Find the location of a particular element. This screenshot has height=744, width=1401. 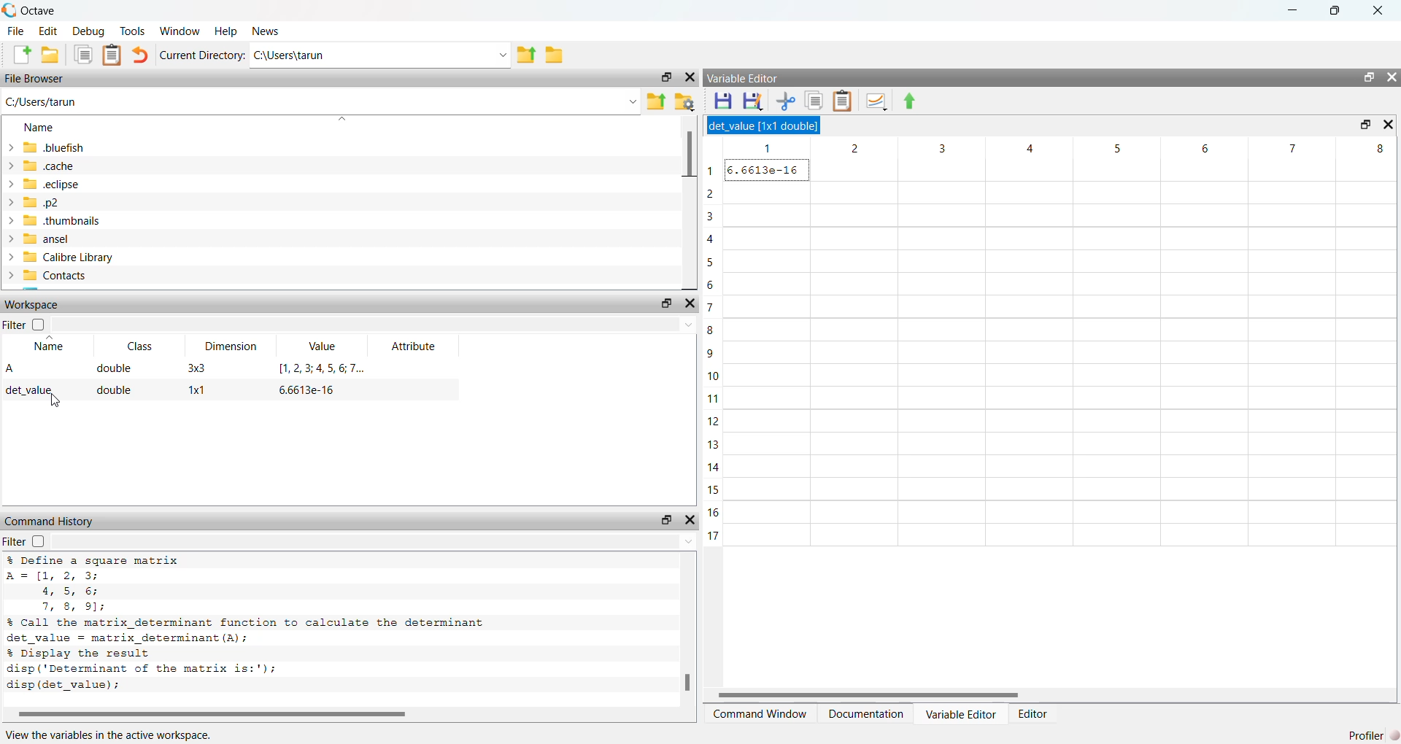

current directory is located at coordinates (202, 54).